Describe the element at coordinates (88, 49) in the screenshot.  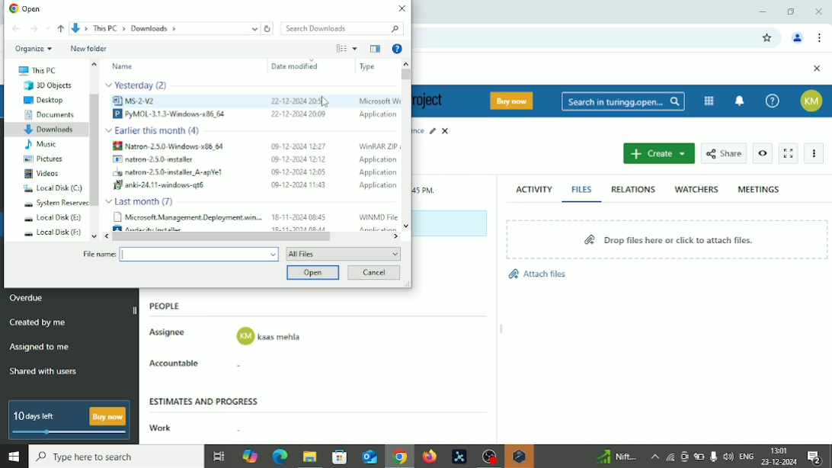
I see `New folder` at that location.